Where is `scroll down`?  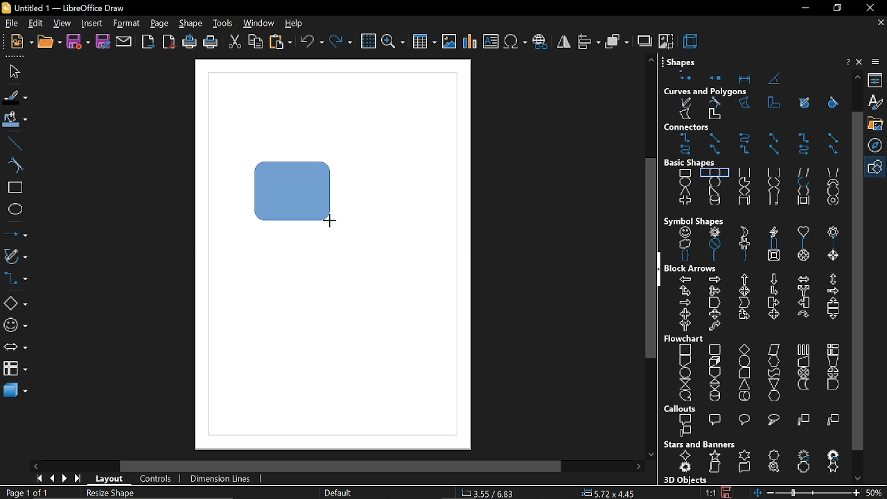
scroll down is located at coordinates (651, 451).